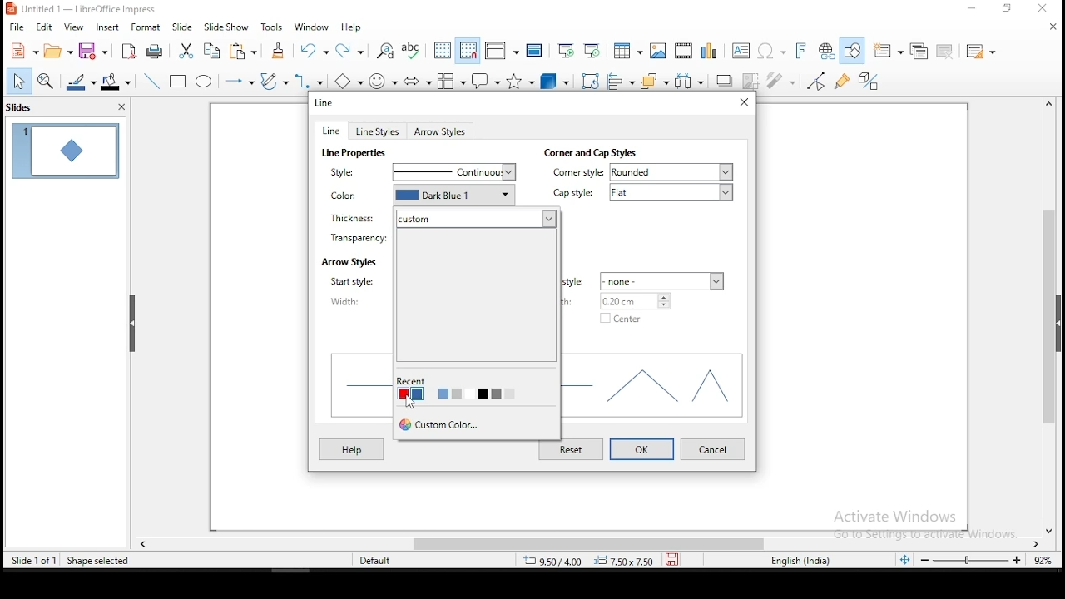 This screenshot has height=599, width=1065. Describe the element at coordinates (818, 81) in the screenshot. I see `toggle point edit mode` at that location.